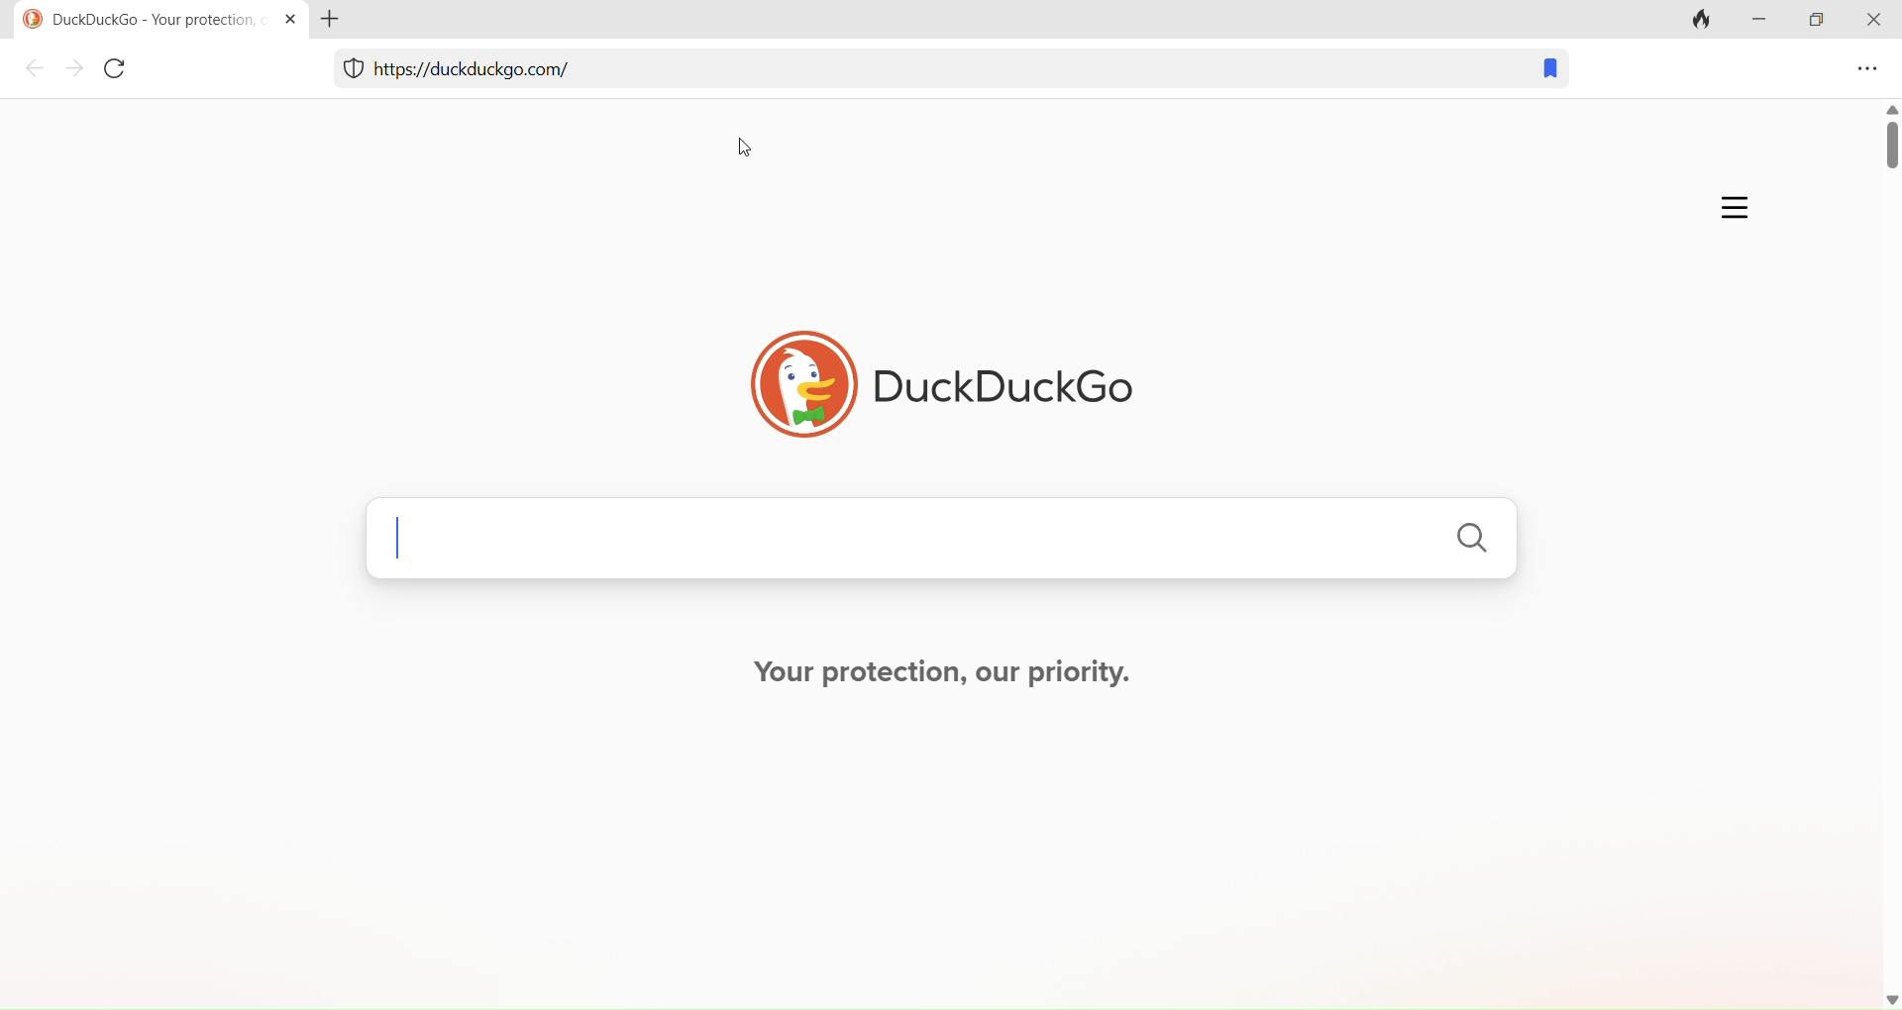  What do you see at coordinates (937, 375) in the screenshot?
I see `DuckDuckGo` at bounding box center [937, 375].